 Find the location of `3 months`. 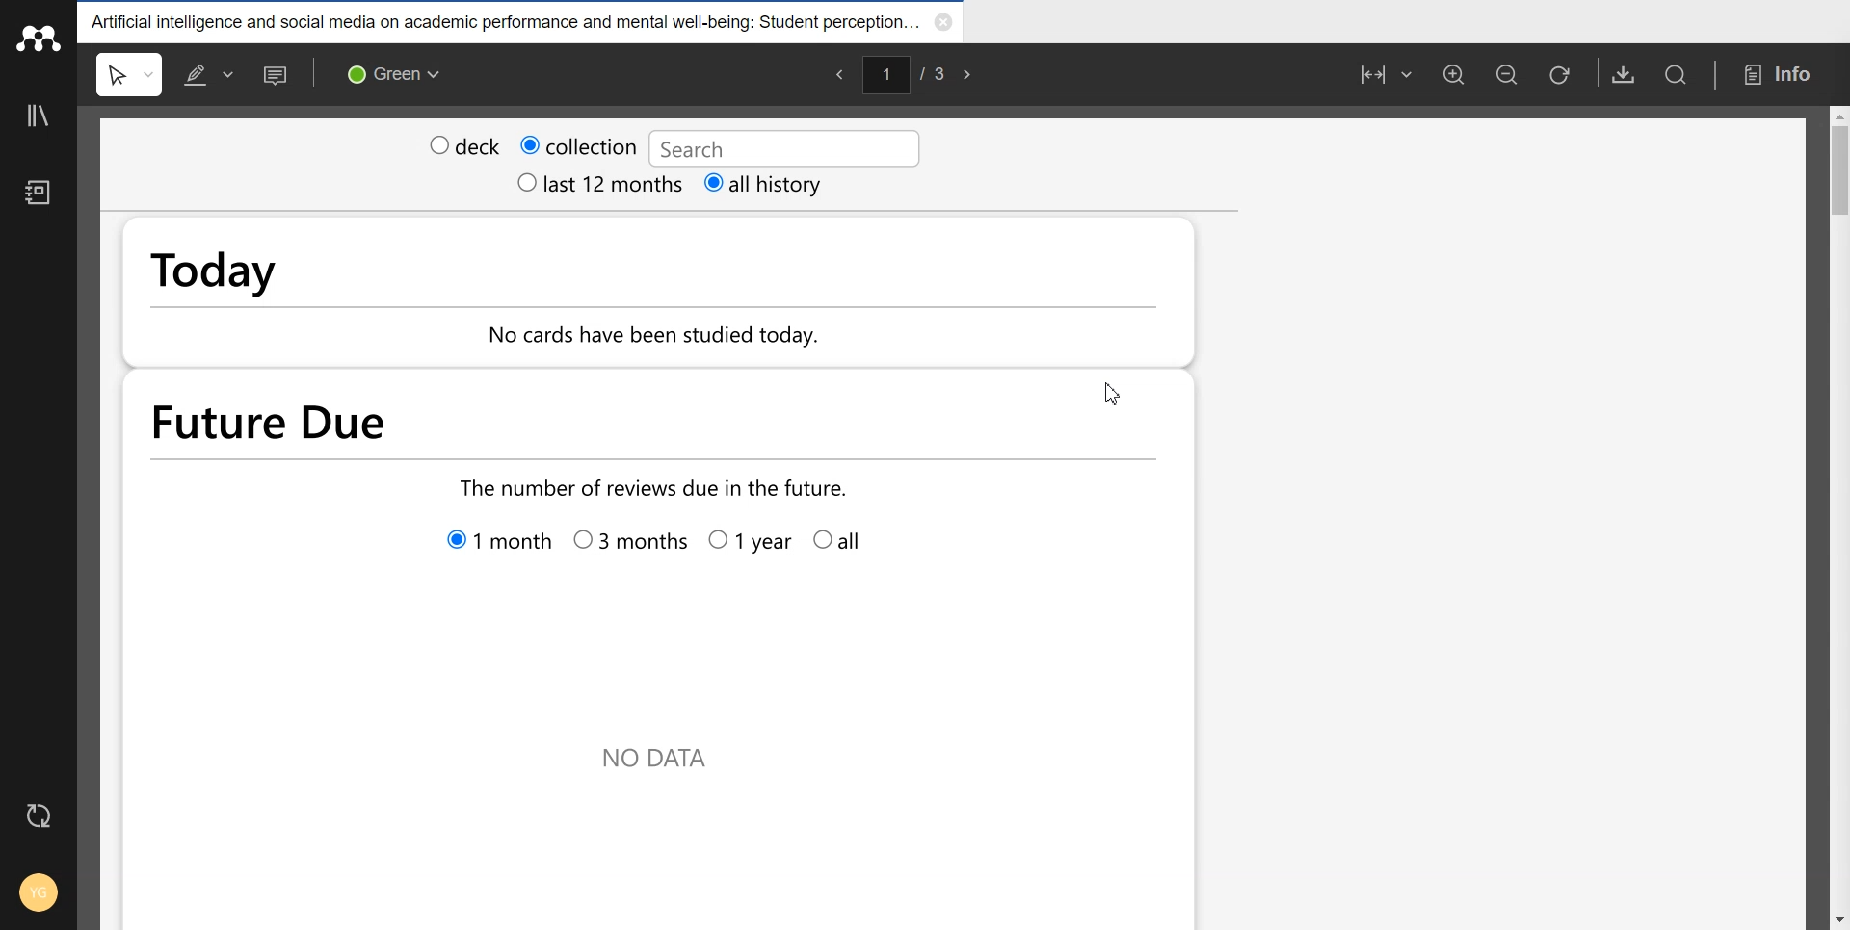

3 months is located at coordinates (628, 545).